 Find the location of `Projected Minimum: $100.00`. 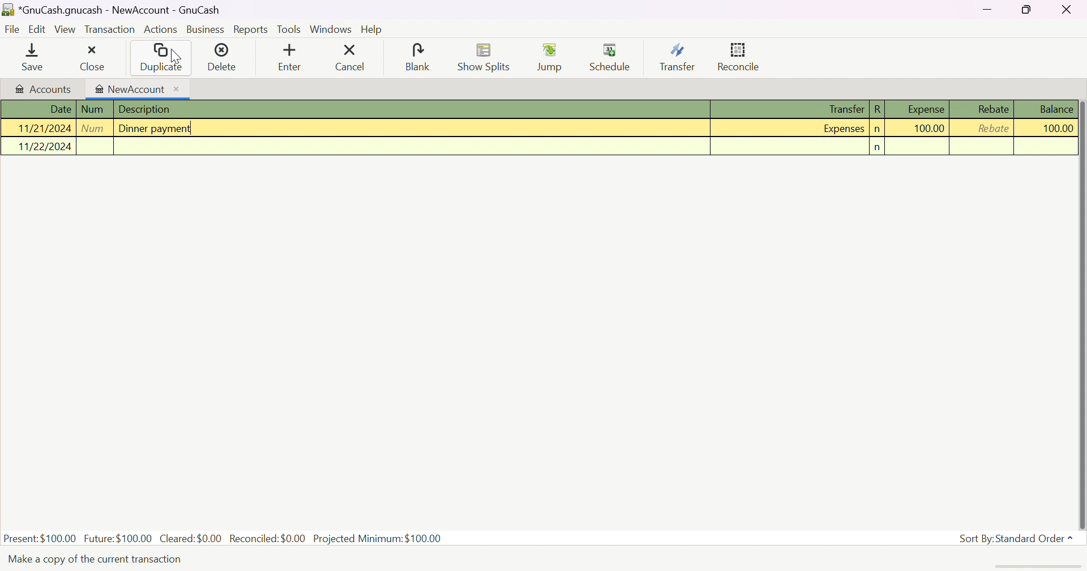

Projected Minimum: $100.00 is located at coordinates (376, 539).